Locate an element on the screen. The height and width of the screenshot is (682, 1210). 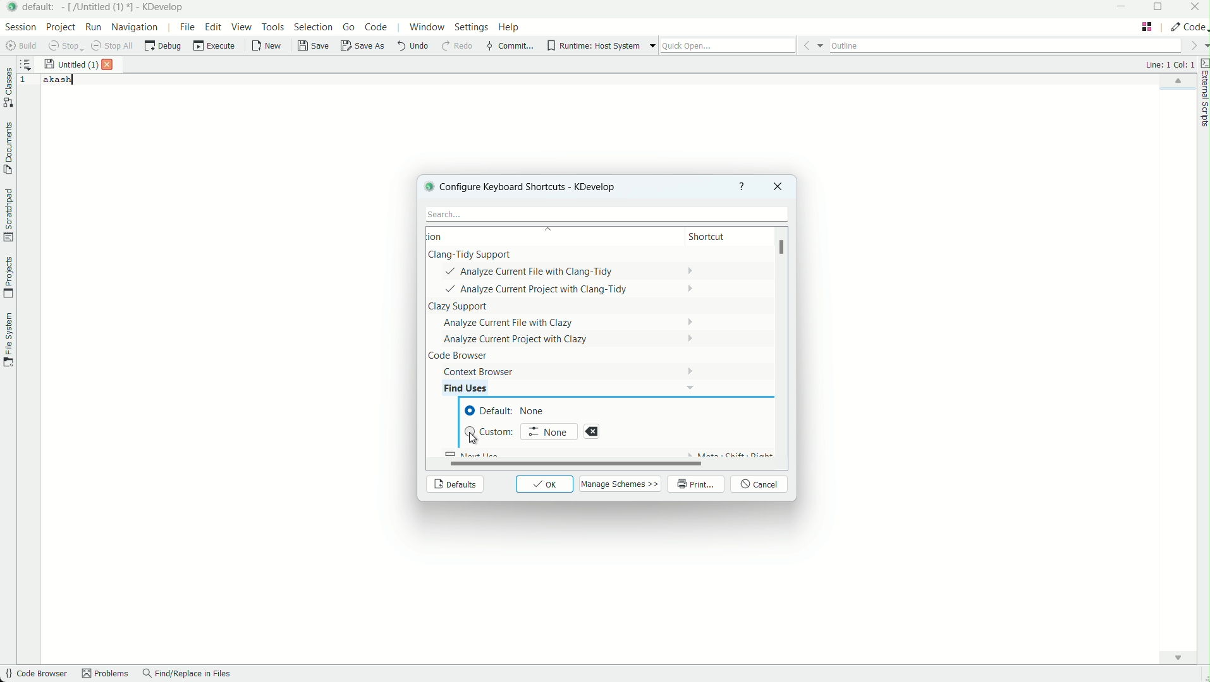
line number is located at coordinates (26, 81).